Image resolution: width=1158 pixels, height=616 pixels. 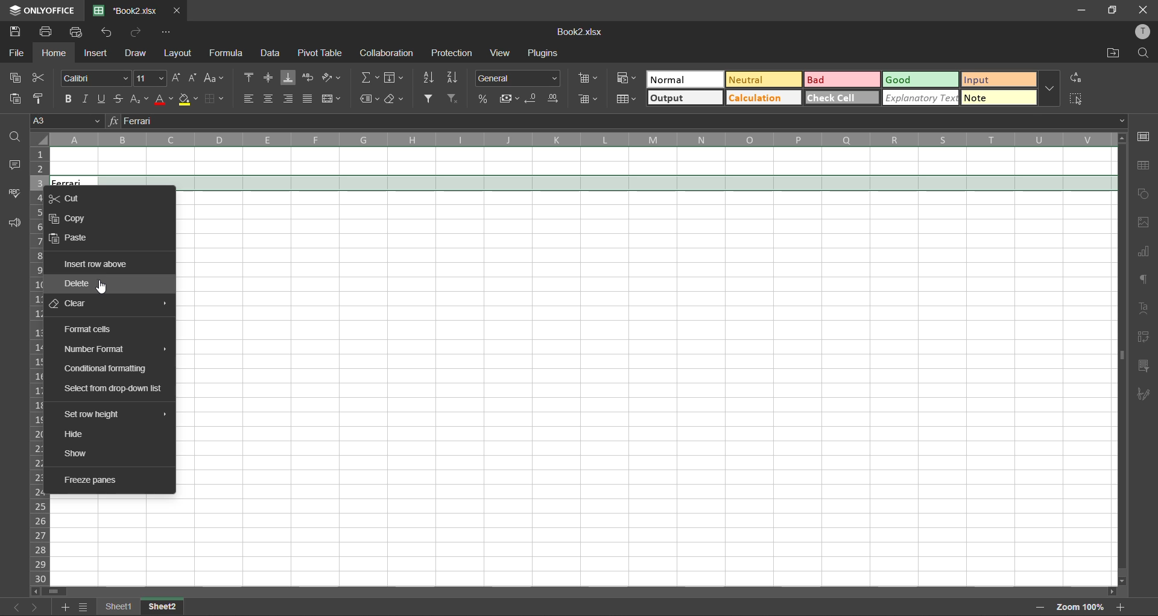 What do you see at coordinates (1080, 607) in the screenshot?
I see `zoom 100%` at bounding box center [1080, 607].